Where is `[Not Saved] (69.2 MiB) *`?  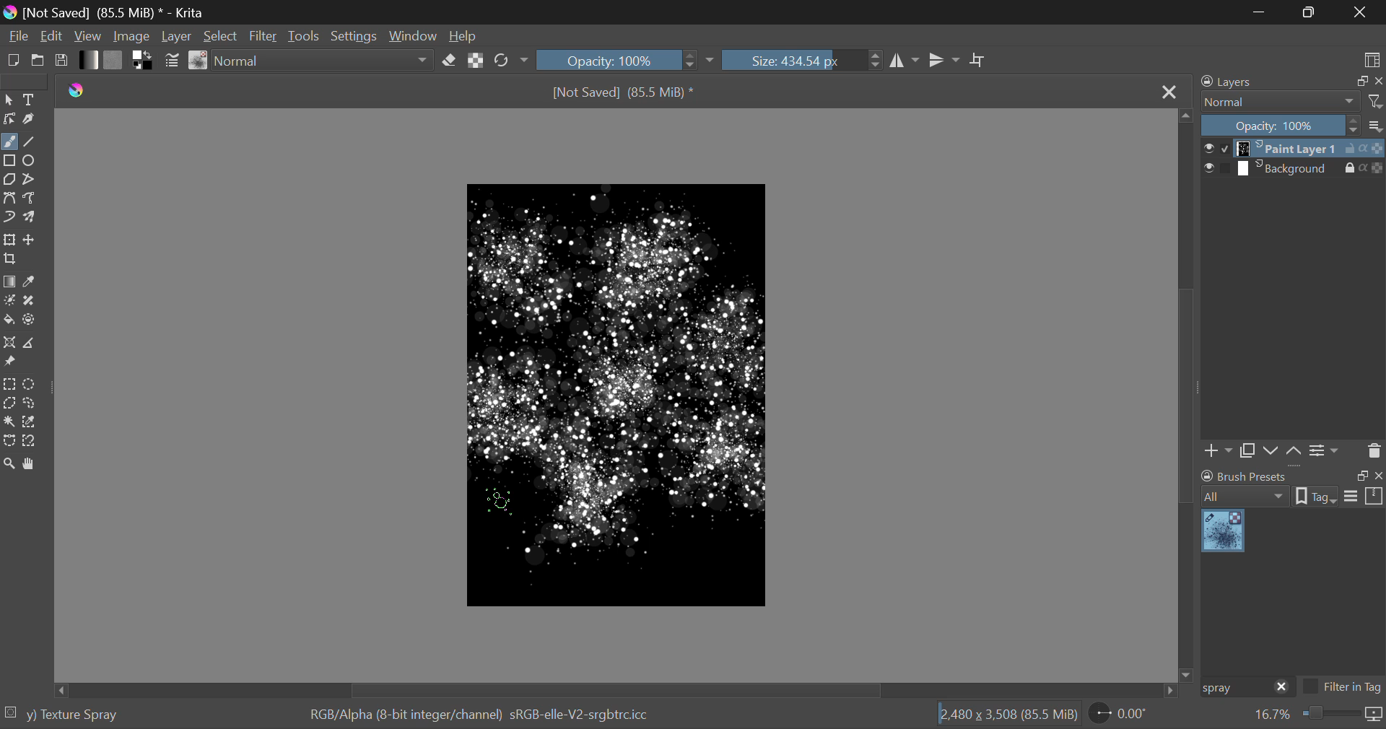
[Not Saved] (69.2 MiB) * is located at coordinates (624, 94).